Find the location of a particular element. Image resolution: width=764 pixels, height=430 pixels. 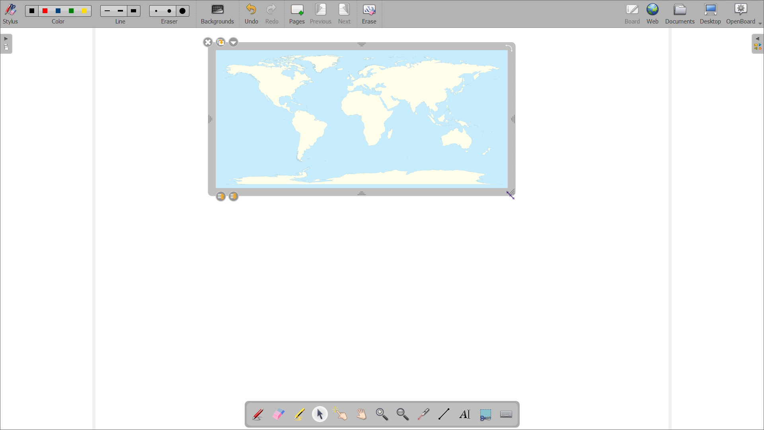

virtual keyboard is located at coordinates (506, 414).